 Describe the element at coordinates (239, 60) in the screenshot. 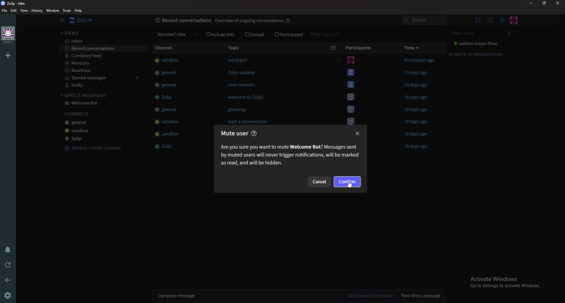

I see `(no topic)` at that location.